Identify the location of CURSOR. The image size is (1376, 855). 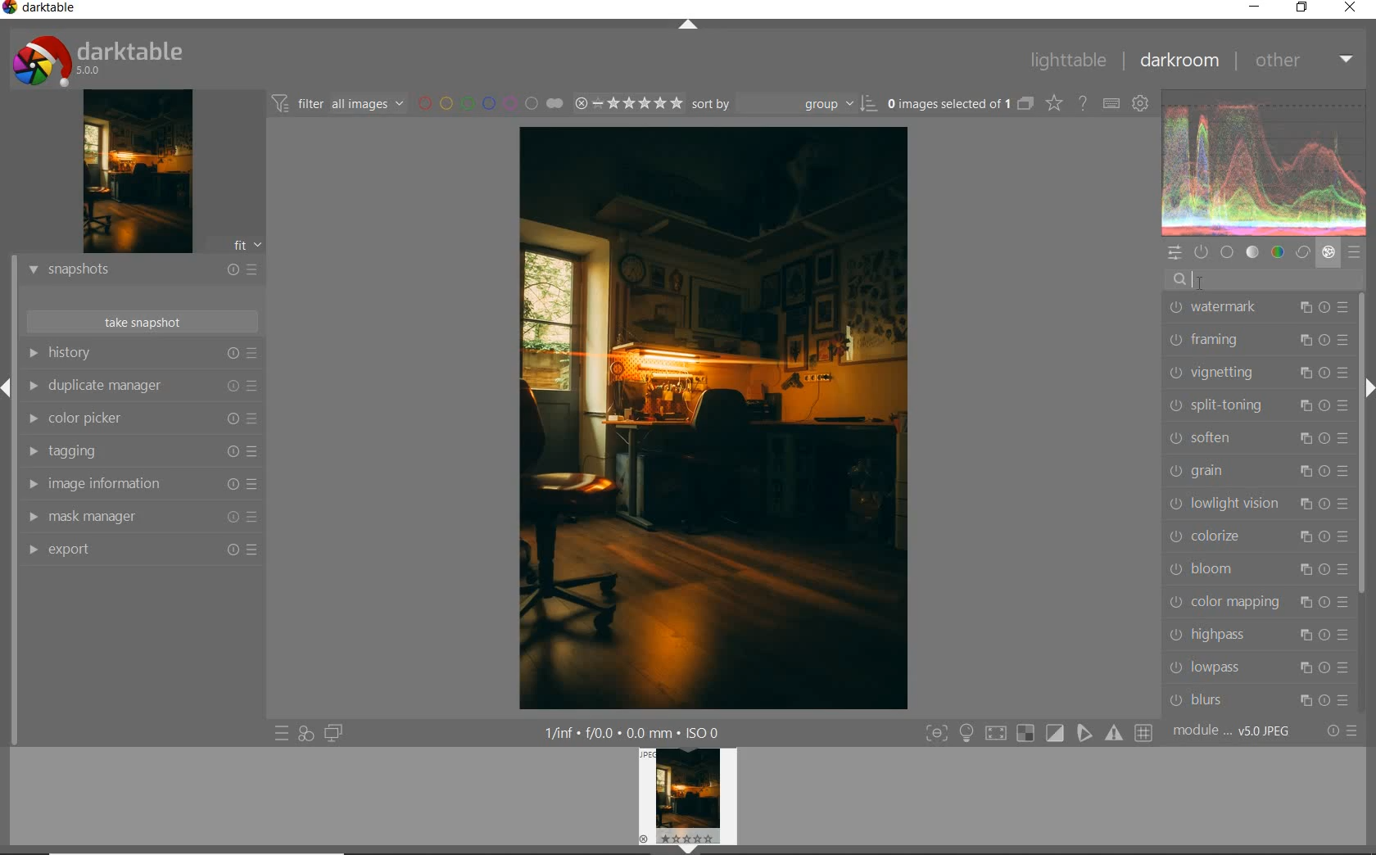
(1201, 283).